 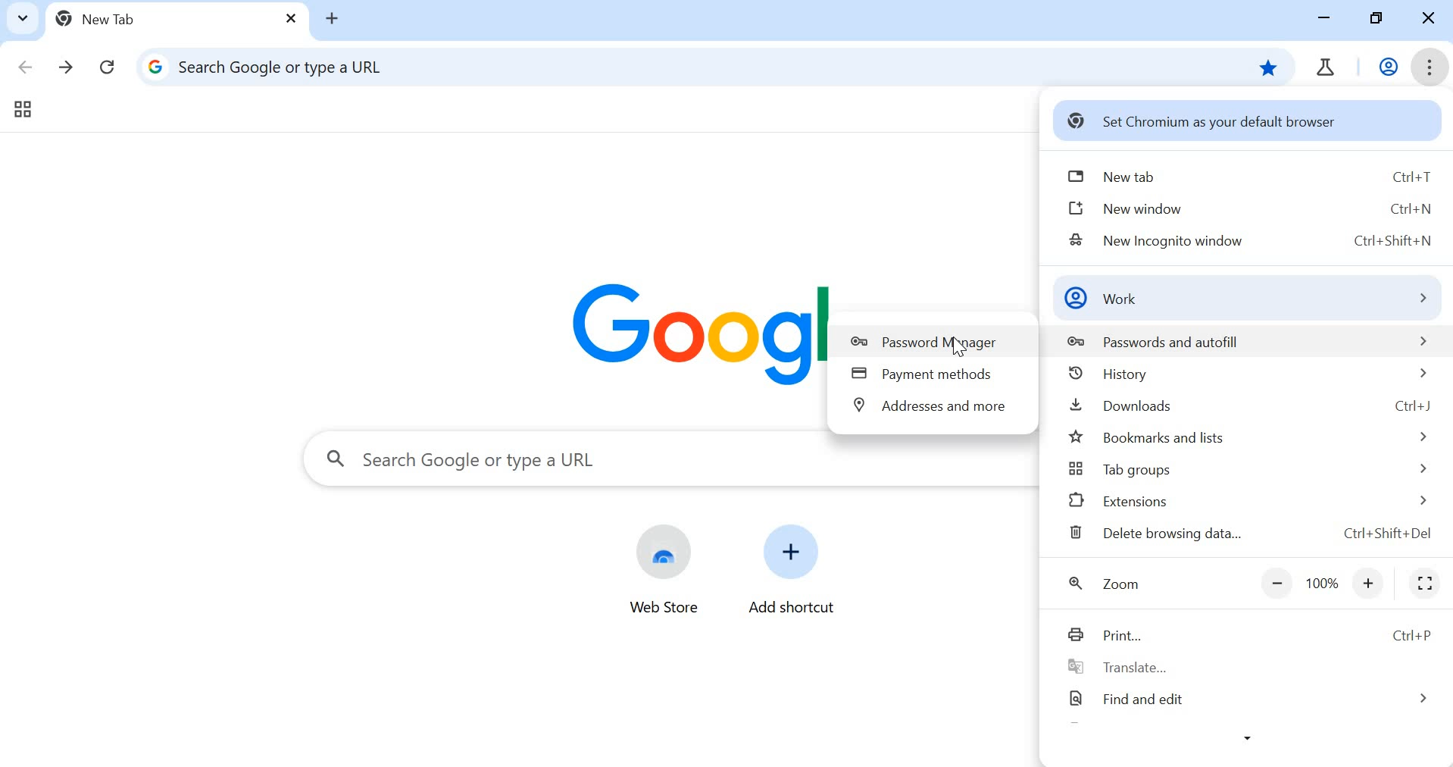 I want to click on Google Logo, so click(x=686, y=334).